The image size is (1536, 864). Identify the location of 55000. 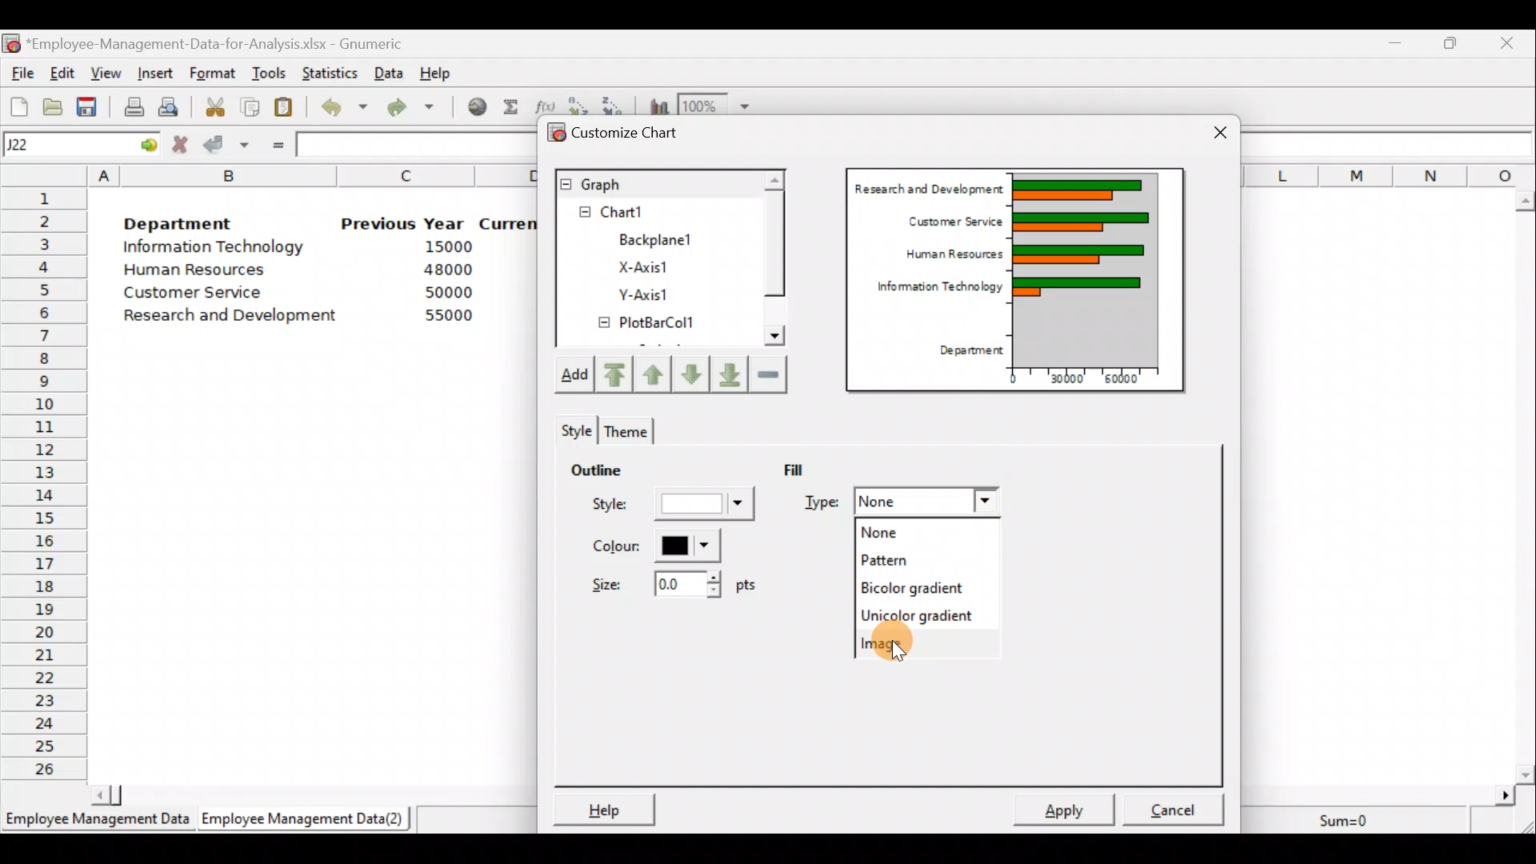
(446, 317).